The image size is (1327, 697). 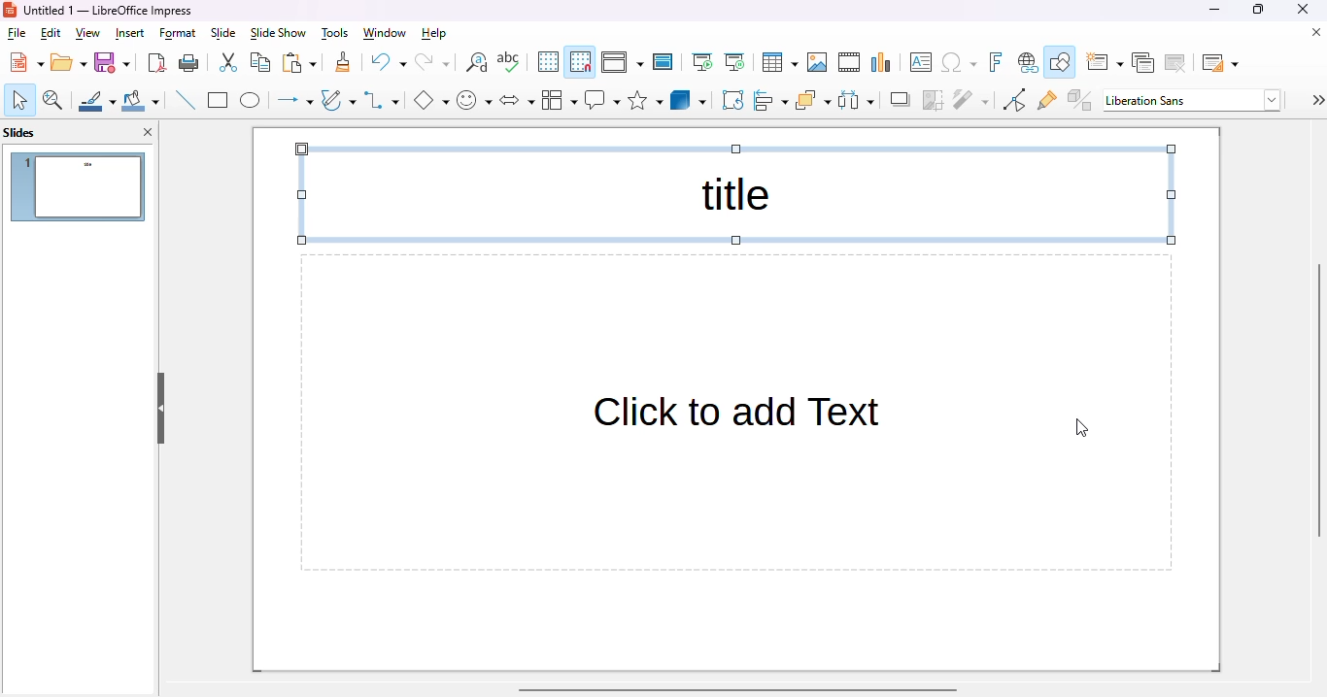 What do you see at coordinates (474, 100) in the screenshot?
I see `symbol shapes` at bounding box center [474, 100].